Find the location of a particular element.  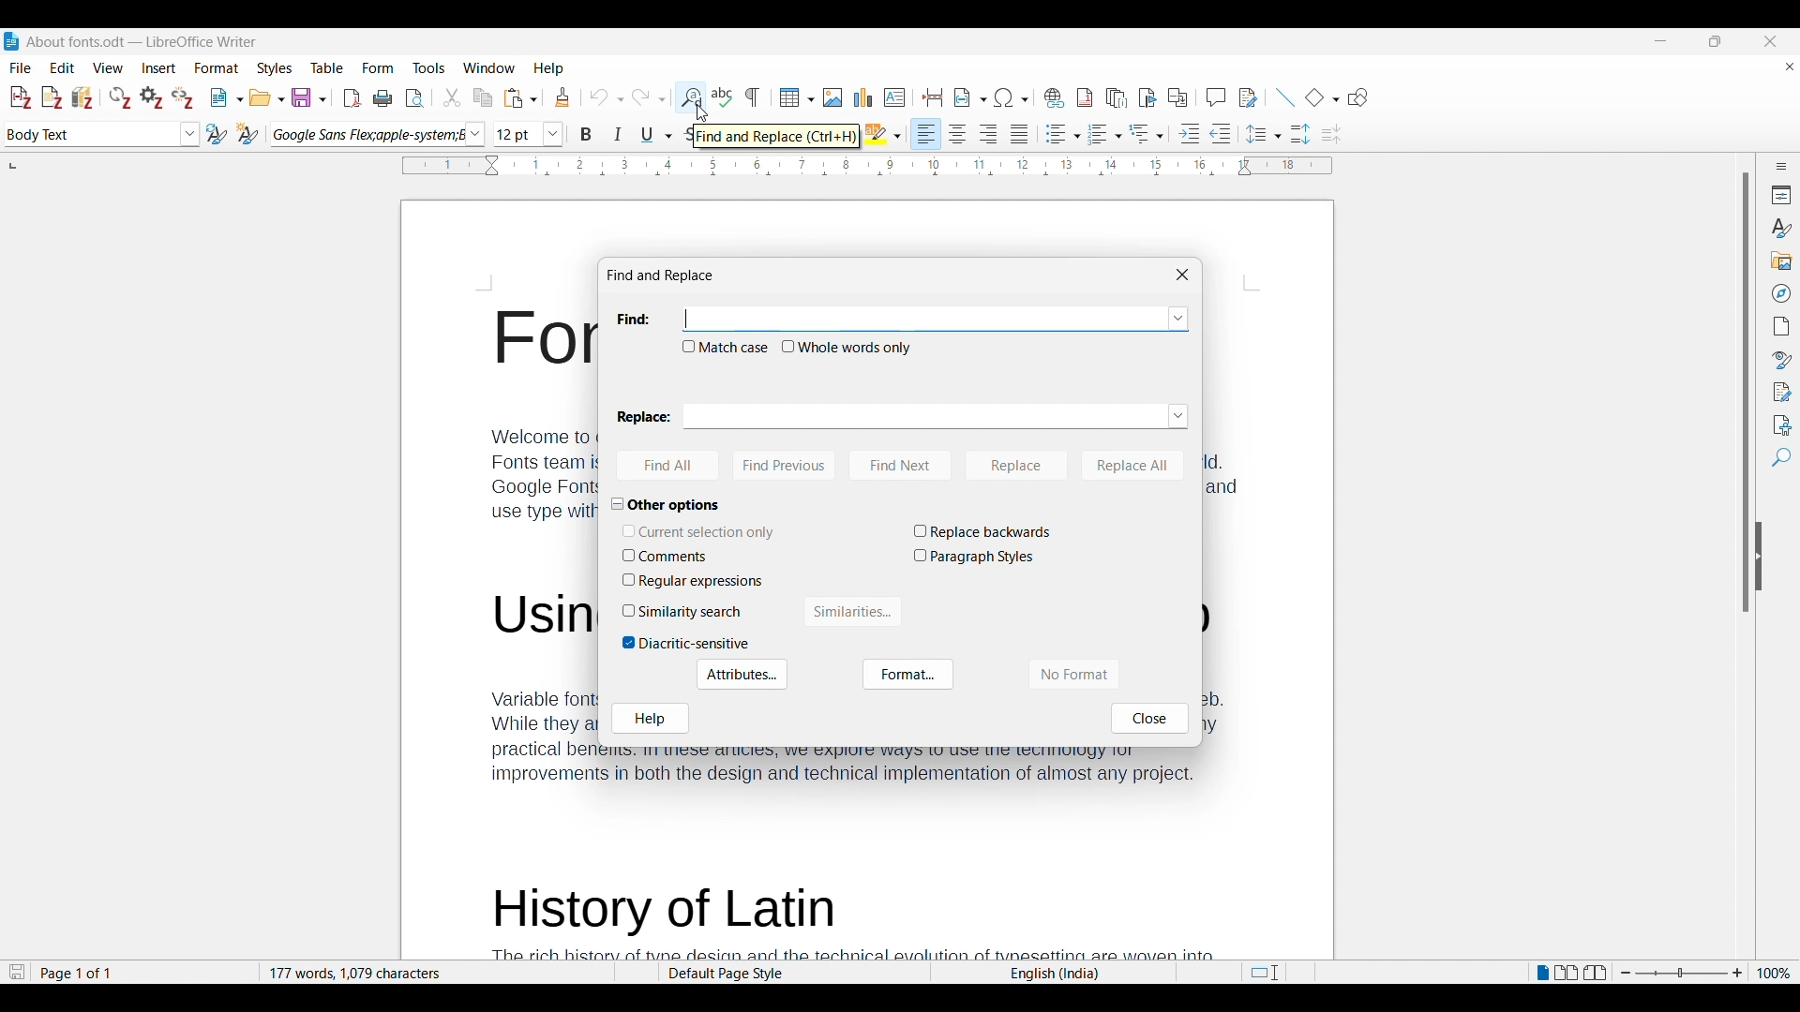

Window title is located at coordinates (662, 275).